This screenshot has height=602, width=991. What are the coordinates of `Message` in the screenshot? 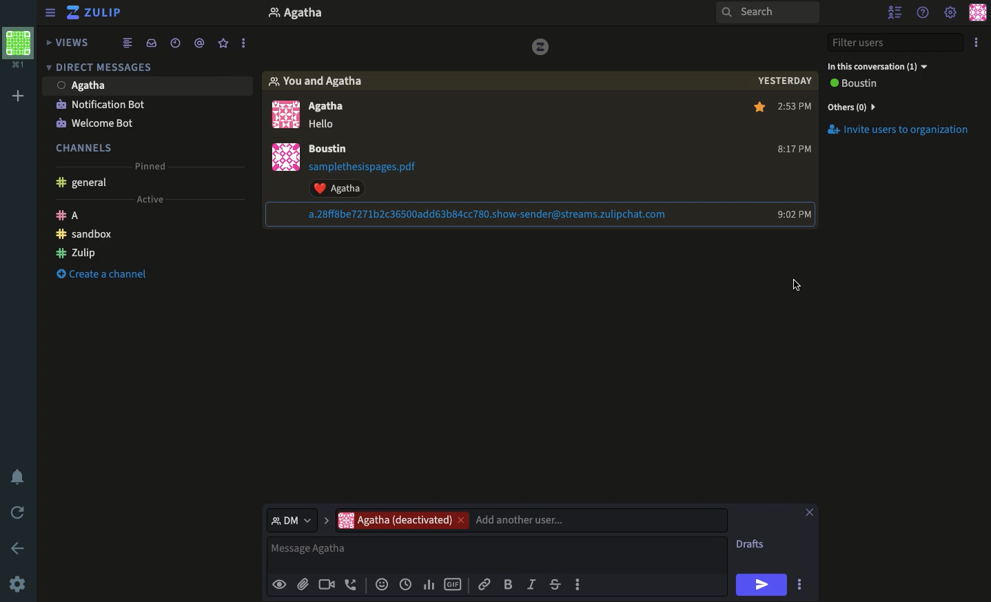 It's located at (499, 554).